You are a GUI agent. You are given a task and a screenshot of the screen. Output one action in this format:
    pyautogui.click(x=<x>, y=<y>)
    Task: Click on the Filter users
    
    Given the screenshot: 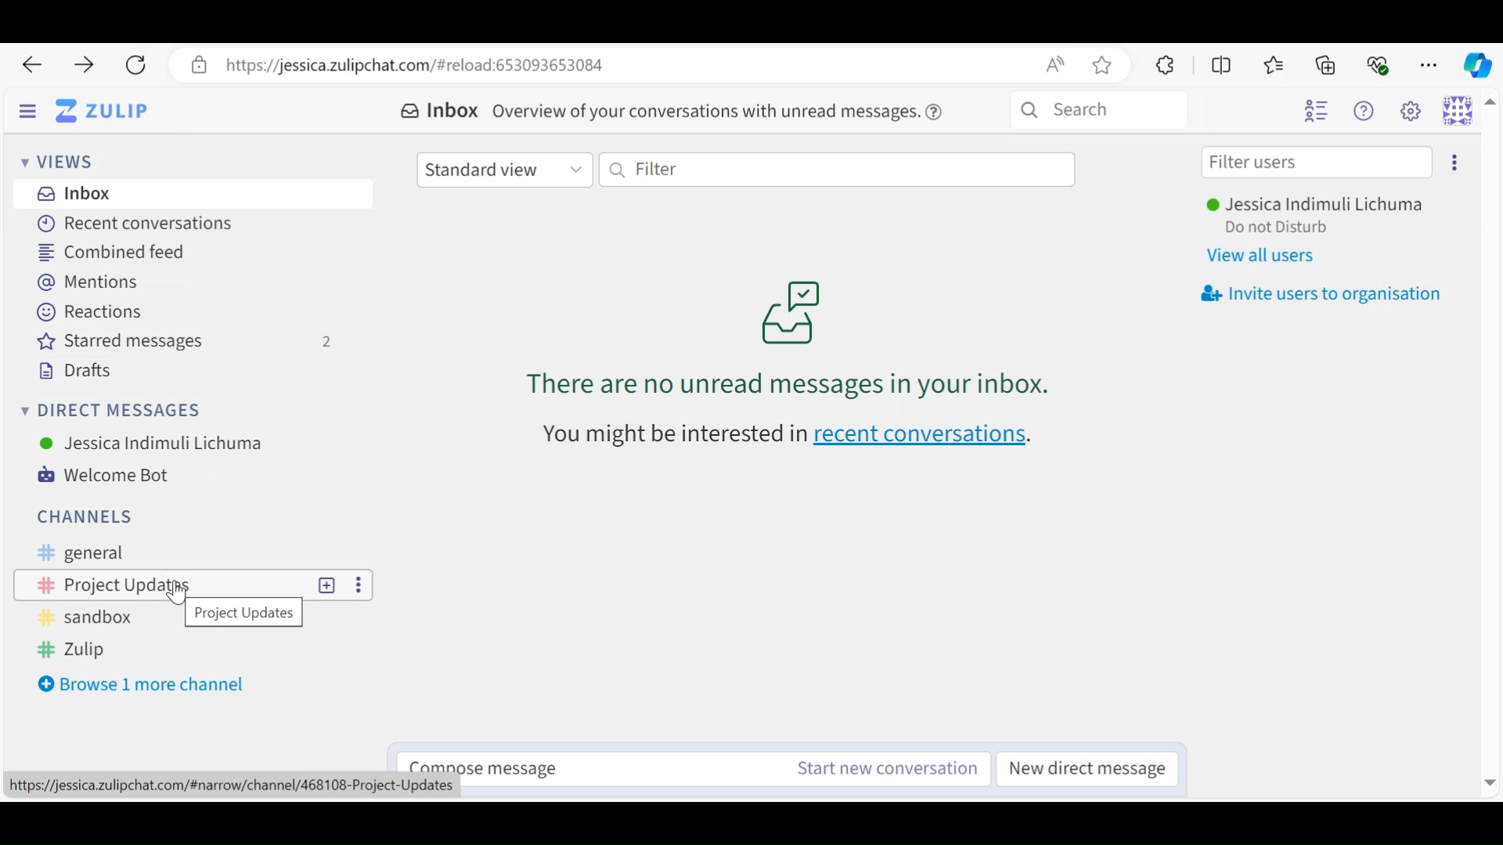 What is the action you would take?
    pyautogui.click(x=1317, y=163)
    